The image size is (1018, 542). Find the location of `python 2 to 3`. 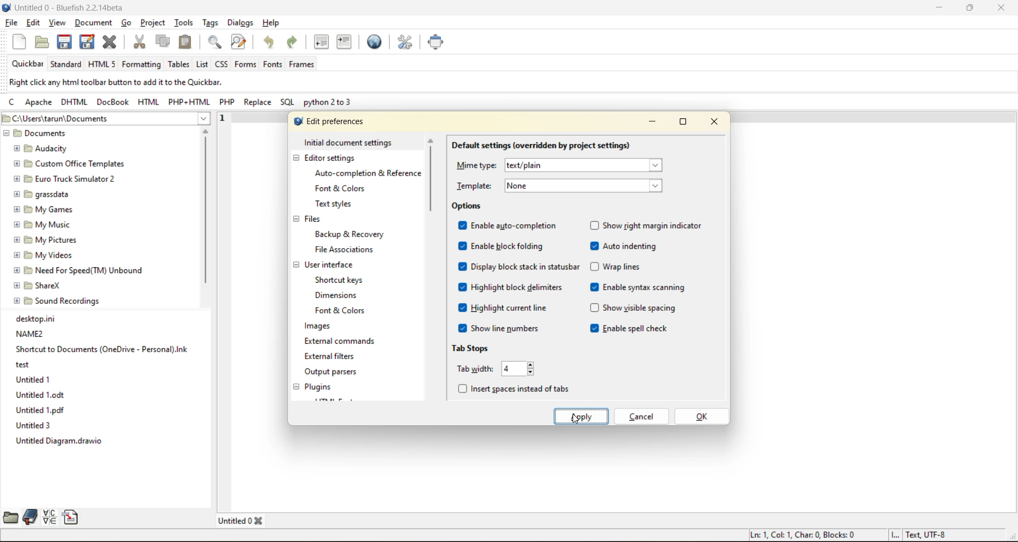

python 2 to 3 is located at coordinates (329, 104).